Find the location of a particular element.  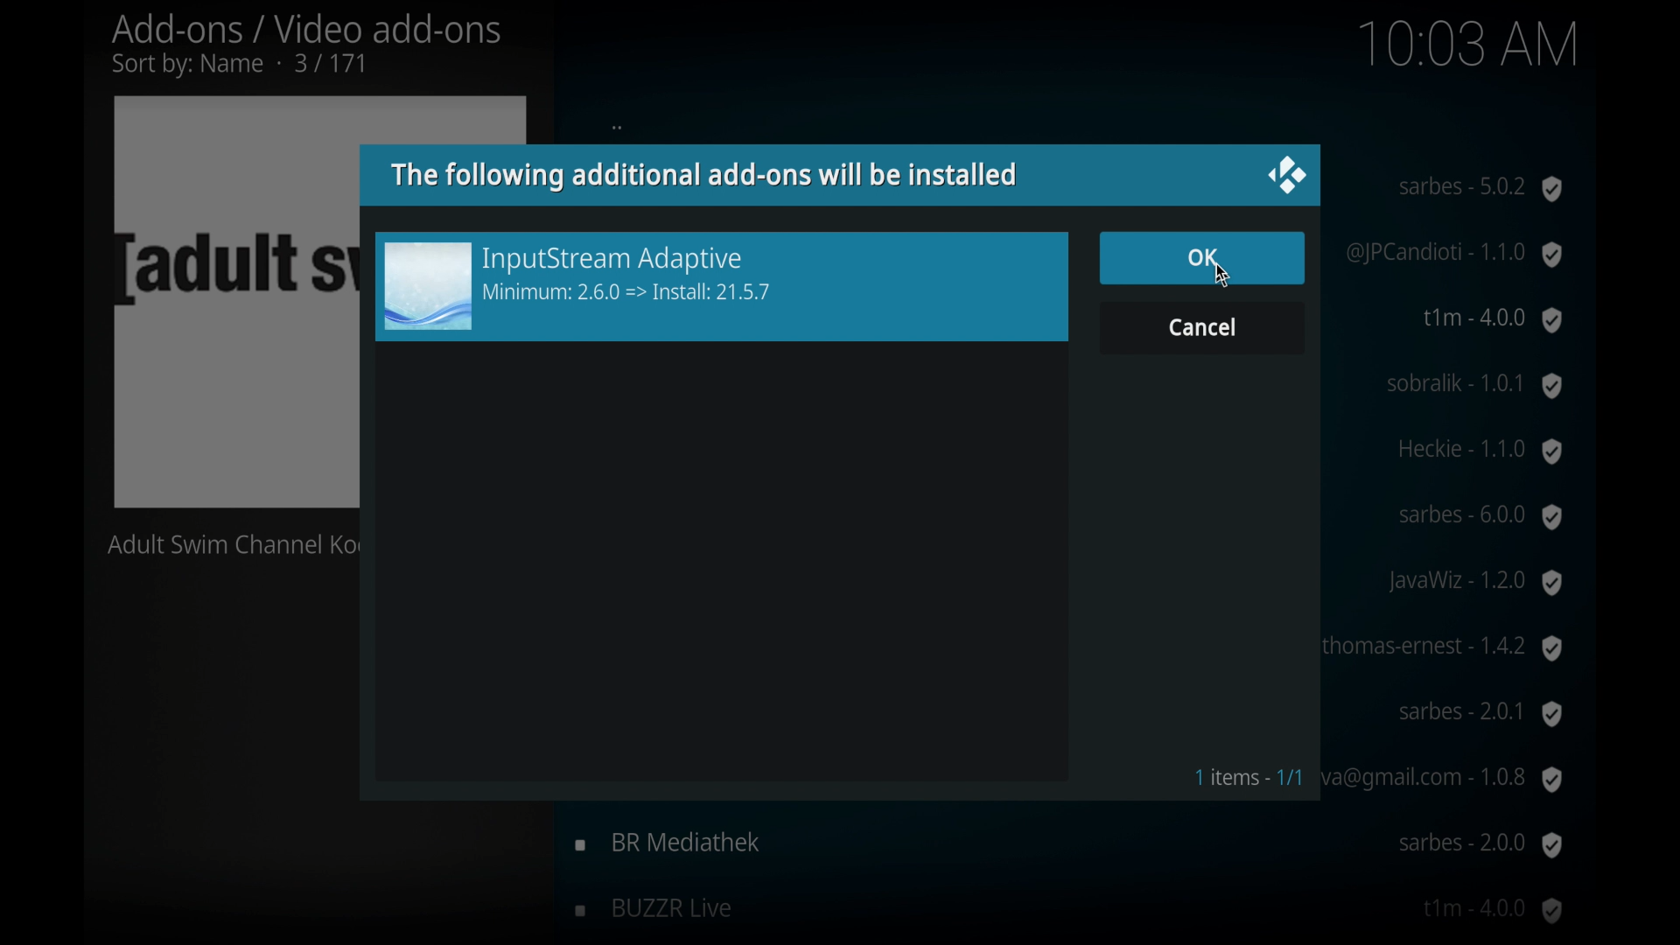

add-on preview is located at coordinates (725, 288).